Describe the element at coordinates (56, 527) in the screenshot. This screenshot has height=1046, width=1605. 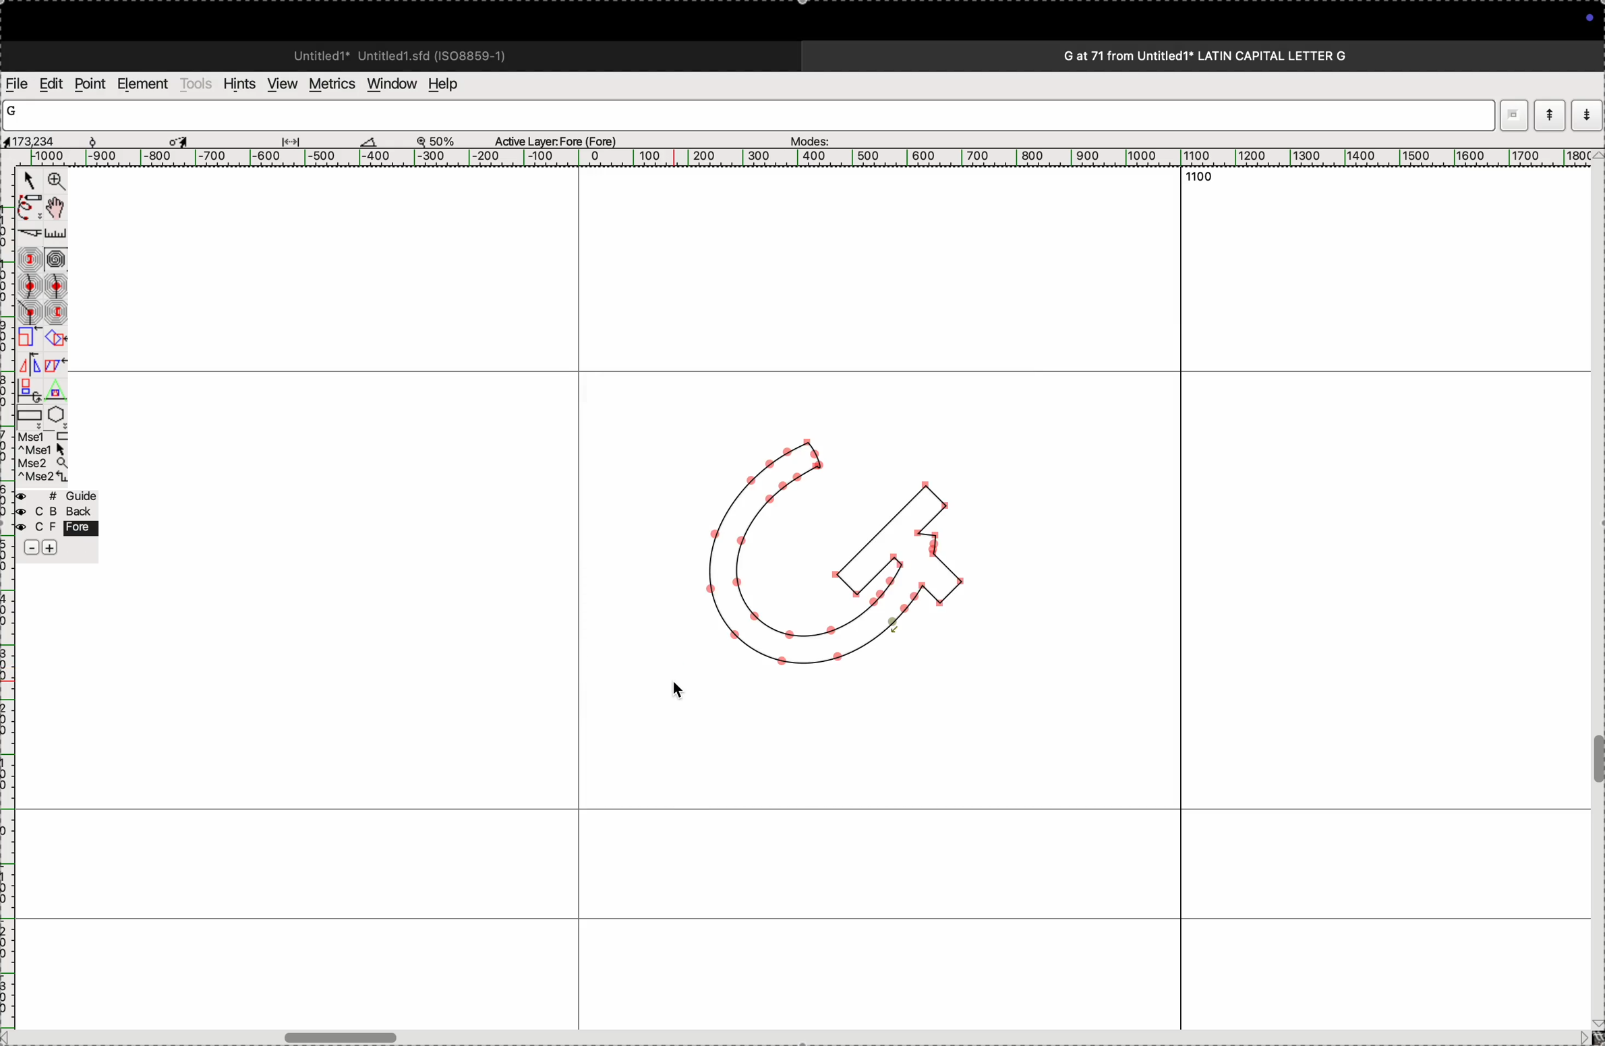
I see `fore layer` at that location.